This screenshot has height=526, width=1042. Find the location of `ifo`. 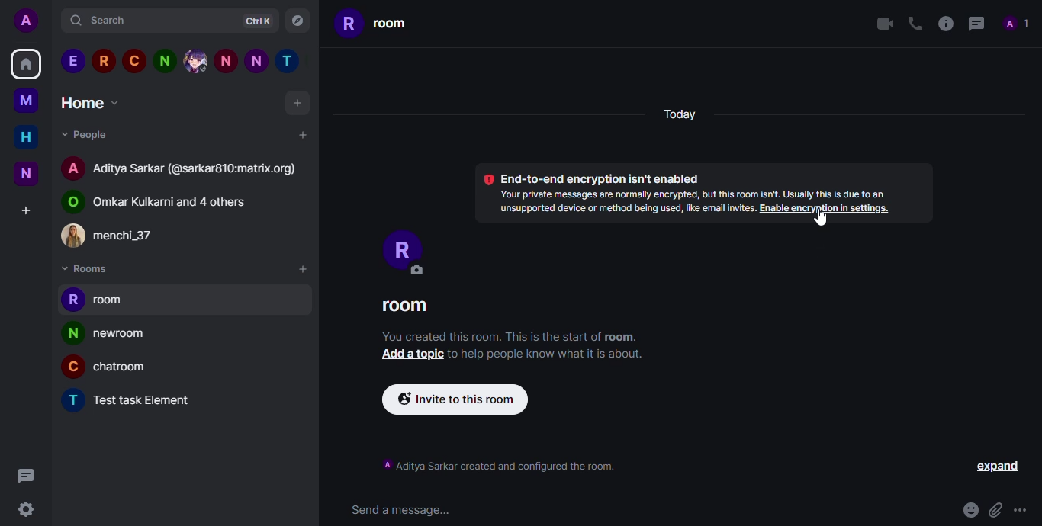

ifo is located at coordinates (509, 336).